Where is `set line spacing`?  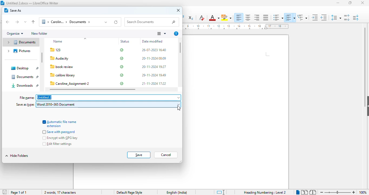 set line spacing is located at coordinates (336, 17).